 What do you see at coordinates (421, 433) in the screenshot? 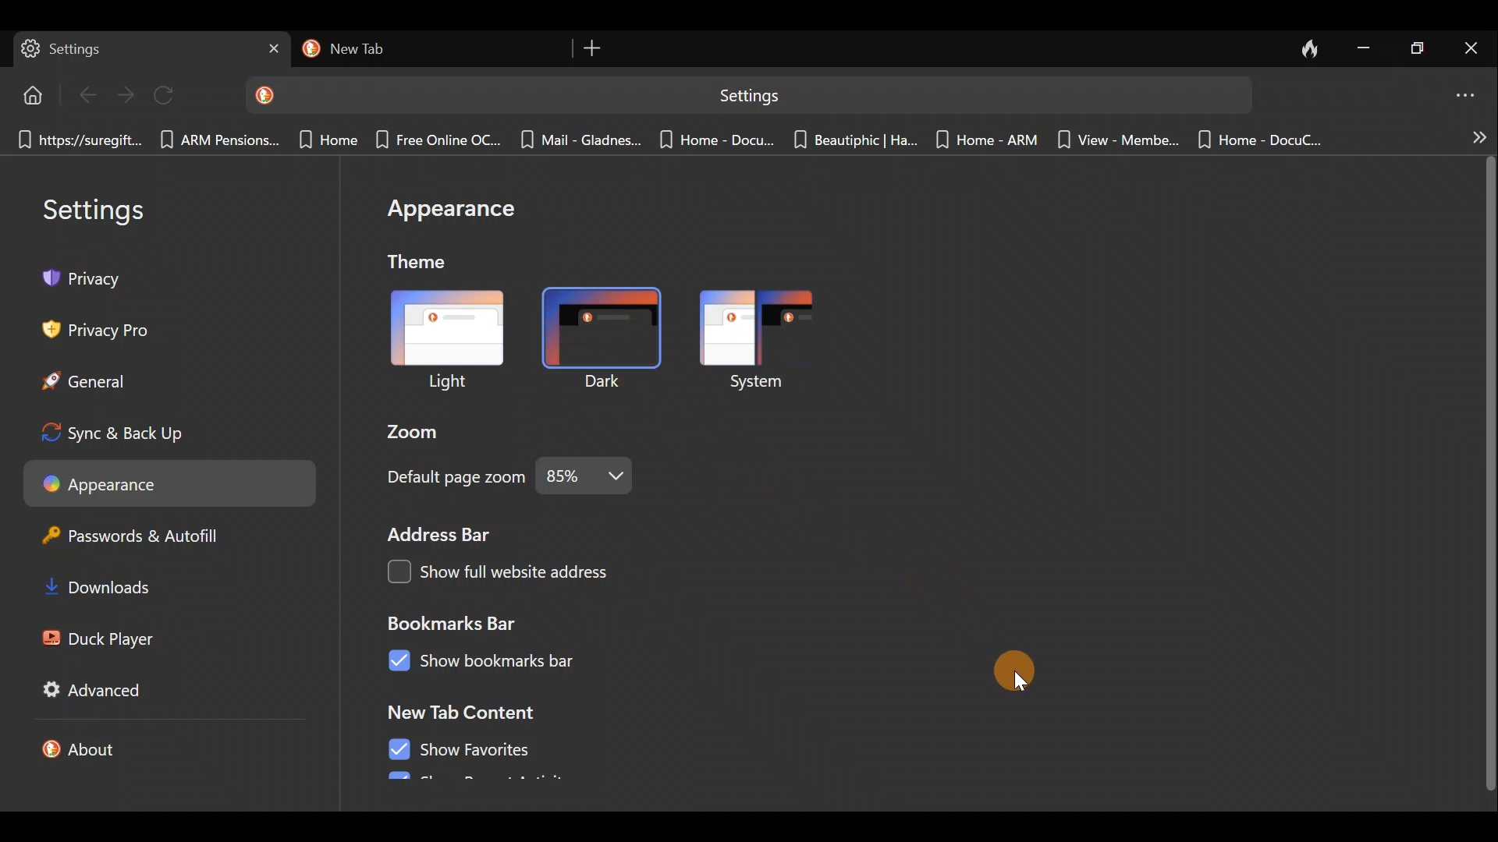
I see `Zoom` at bounding box center [421, 433].